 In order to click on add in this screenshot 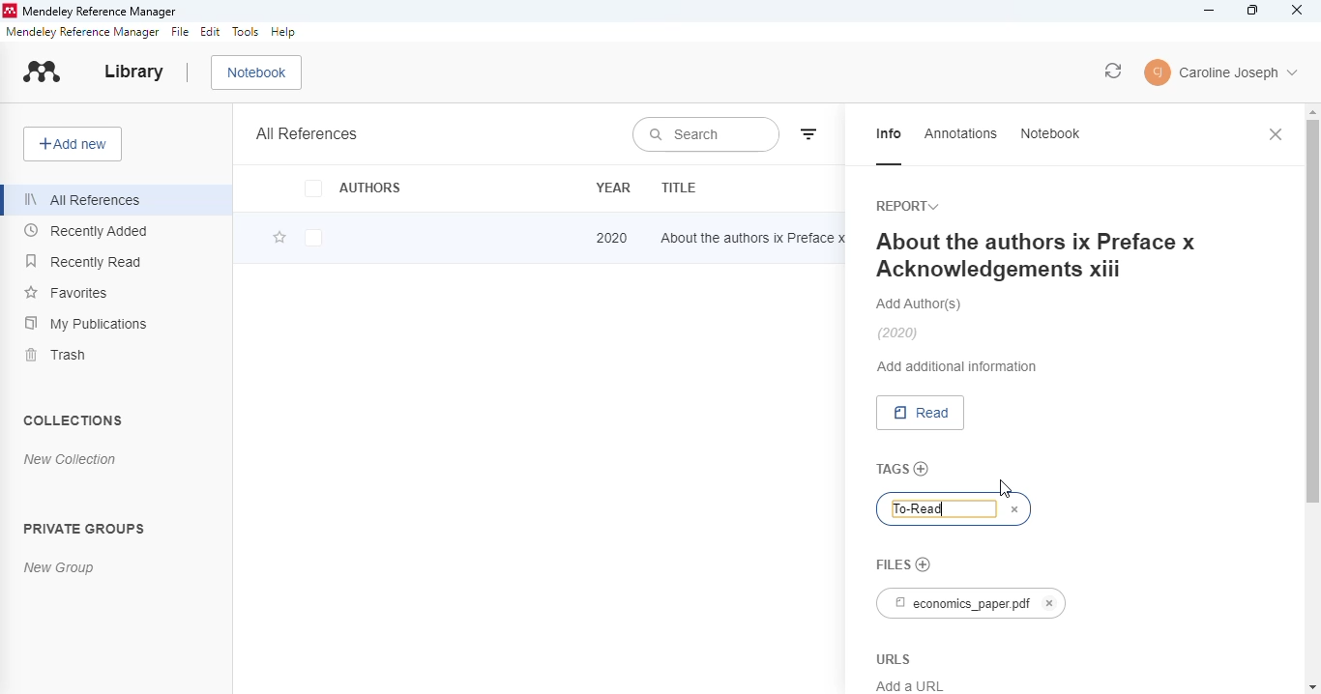, I will do `click(923, 469)`.